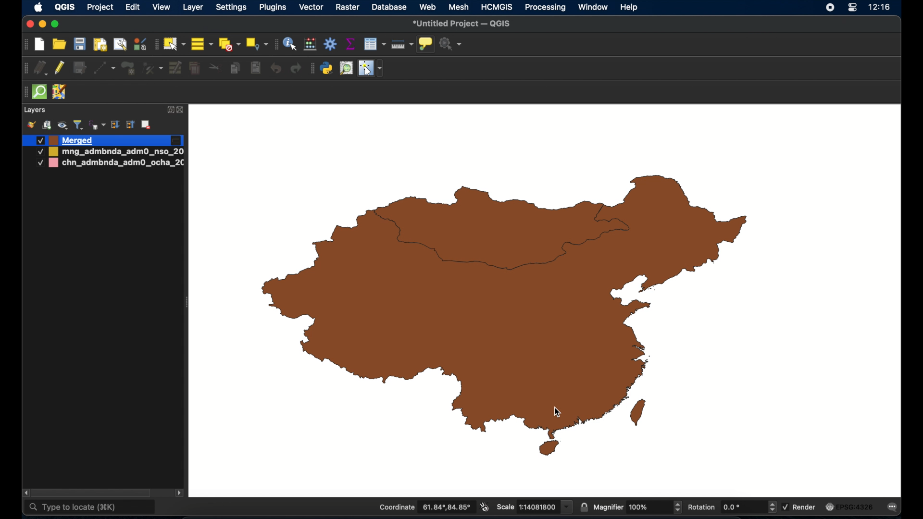 This screenshot has height=519, width=923. Describe the element at coordinates (215, 68) in the screenshot. I see `cut features` at that location.